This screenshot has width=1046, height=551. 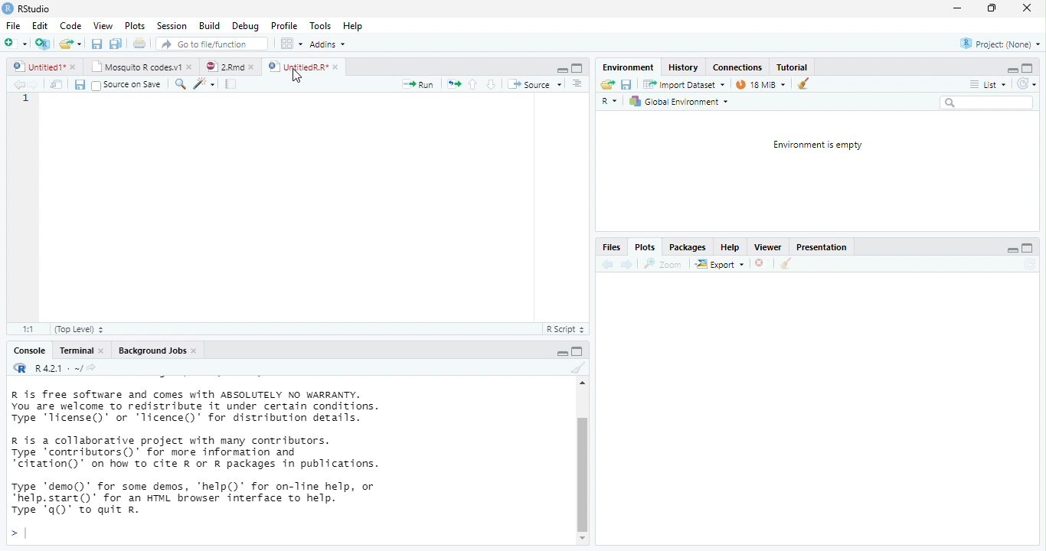 What do you see at coordinates (678, 102) in the screenshot?
I see `Global Environment` at bounding box center [678, 102].